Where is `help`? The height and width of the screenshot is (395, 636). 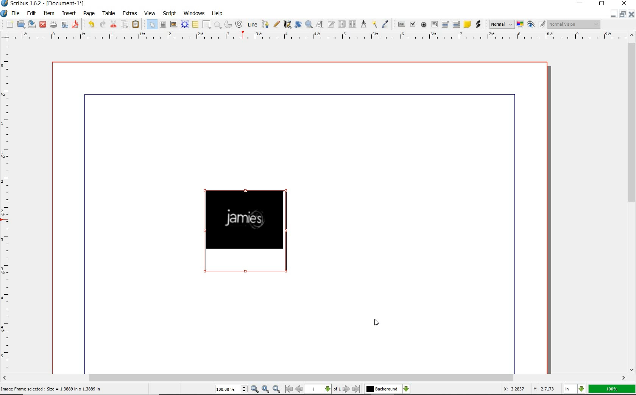
help is located at coordinates (218, 14).